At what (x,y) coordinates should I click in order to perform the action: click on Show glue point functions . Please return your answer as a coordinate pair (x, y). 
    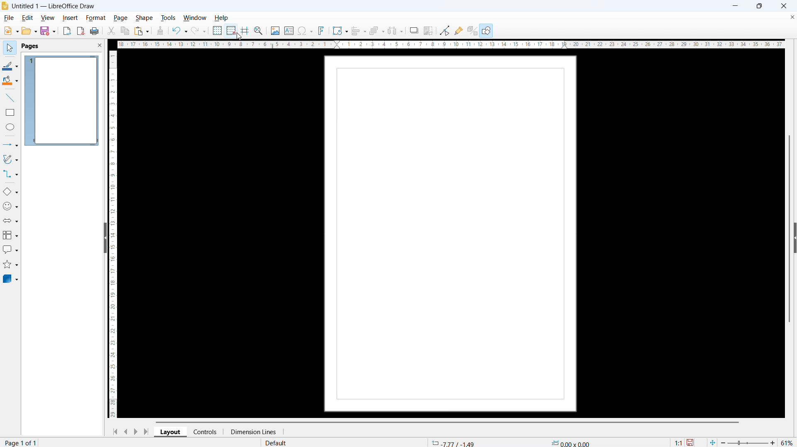
    Looking at the image, I should click on (459, 29).